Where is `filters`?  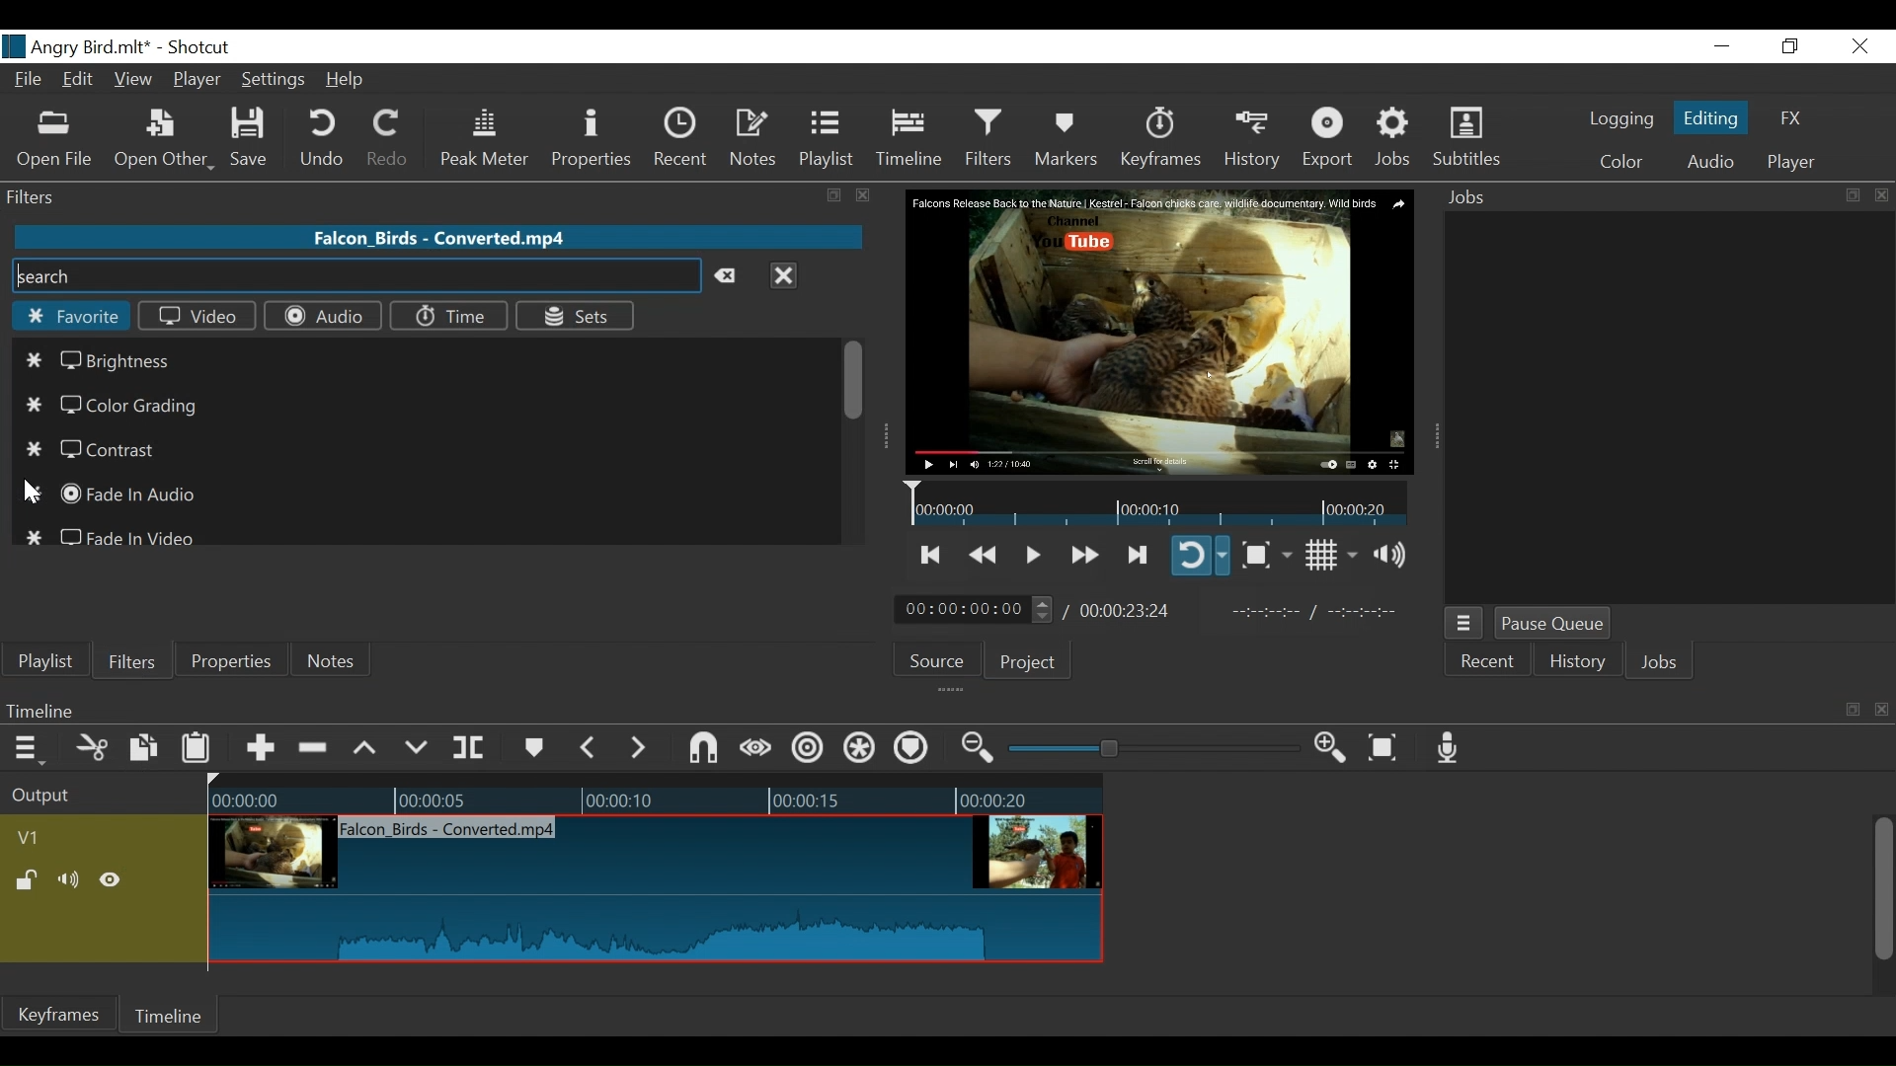
filters is located at coordinates (401, 195).